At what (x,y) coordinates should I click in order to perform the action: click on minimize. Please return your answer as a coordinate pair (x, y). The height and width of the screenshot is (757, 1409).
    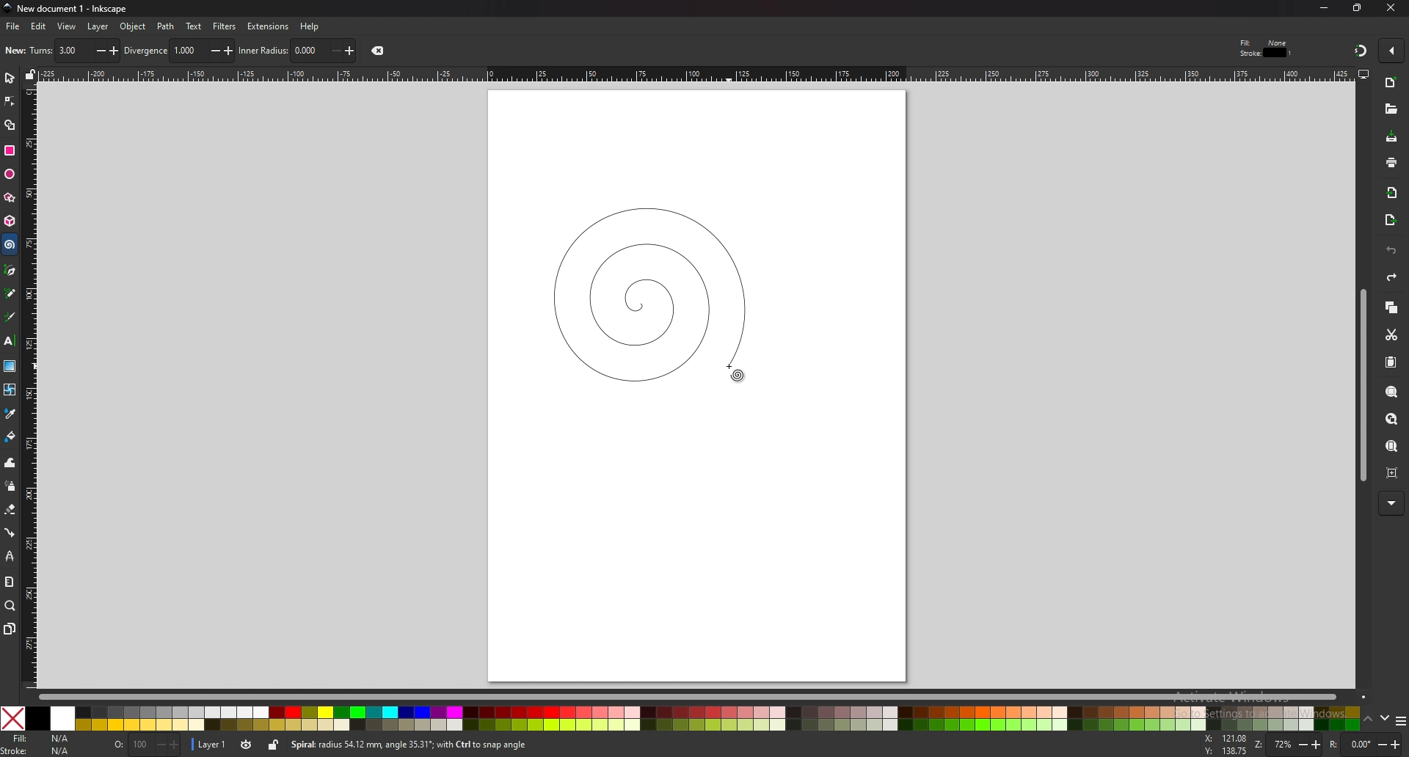
    Looking at the image, I should click on (1323, 7).